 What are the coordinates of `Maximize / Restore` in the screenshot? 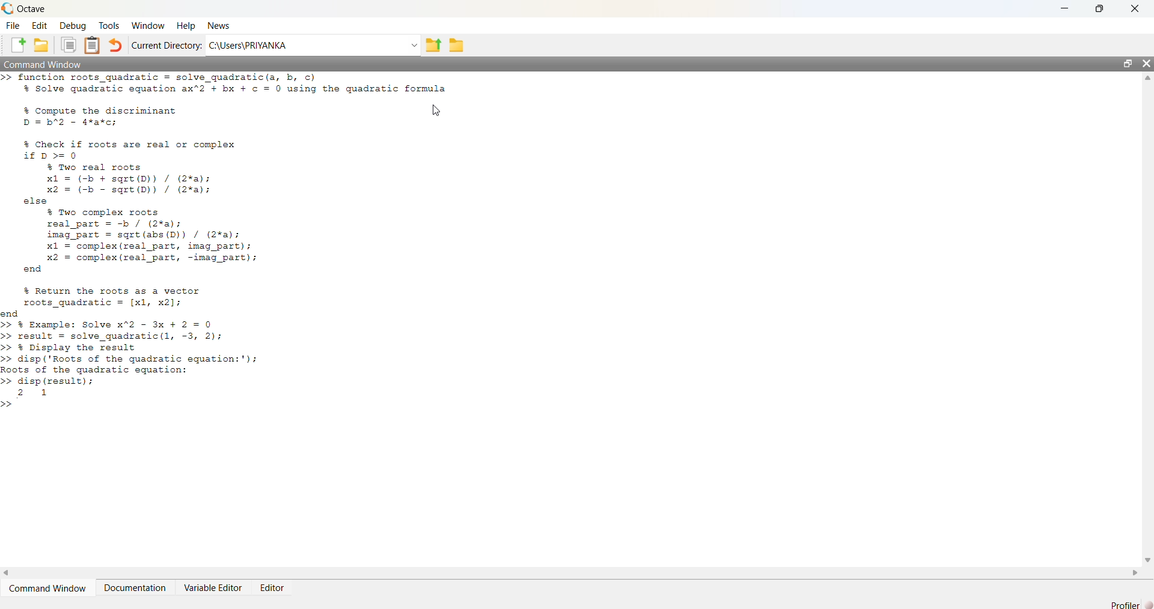 It's located at (1102, 10).